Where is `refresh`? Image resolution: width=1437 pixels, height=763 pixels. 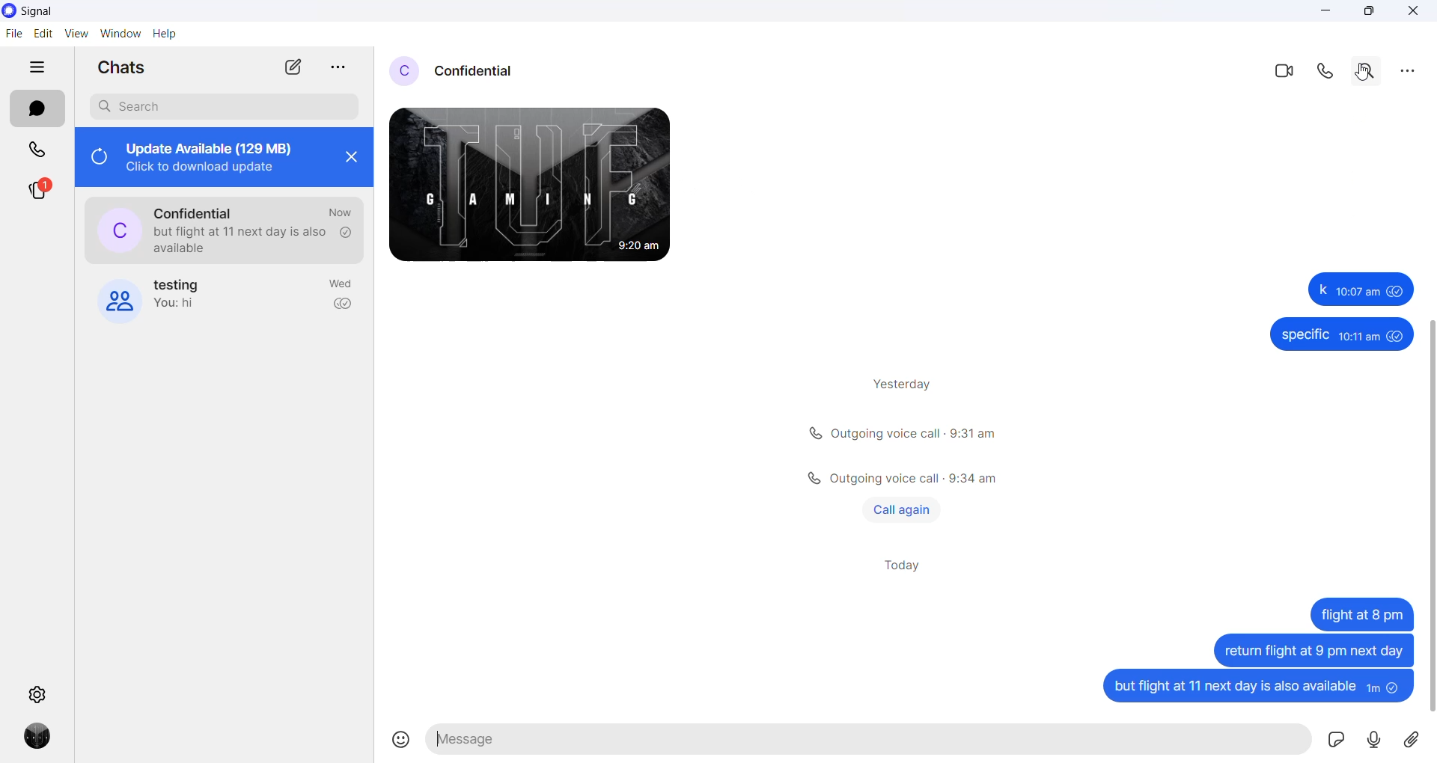 refresh is located at coordinates (97, 159).